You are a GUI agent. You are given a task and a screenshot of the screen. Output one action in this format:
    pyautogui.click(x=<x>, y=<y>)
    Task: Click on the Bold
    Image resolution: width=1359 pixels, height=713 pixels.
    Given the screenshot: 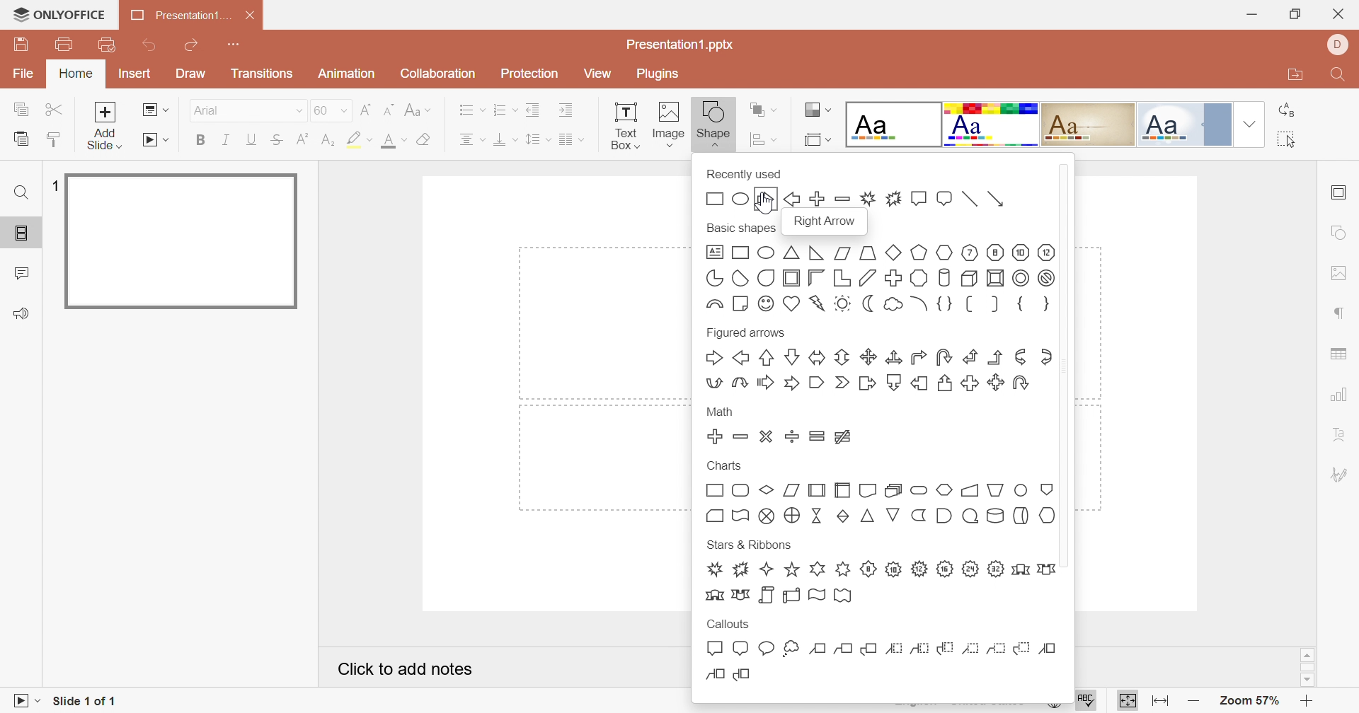 What is the action you would take?
    pyautogui.click(x=199, y=139)
    